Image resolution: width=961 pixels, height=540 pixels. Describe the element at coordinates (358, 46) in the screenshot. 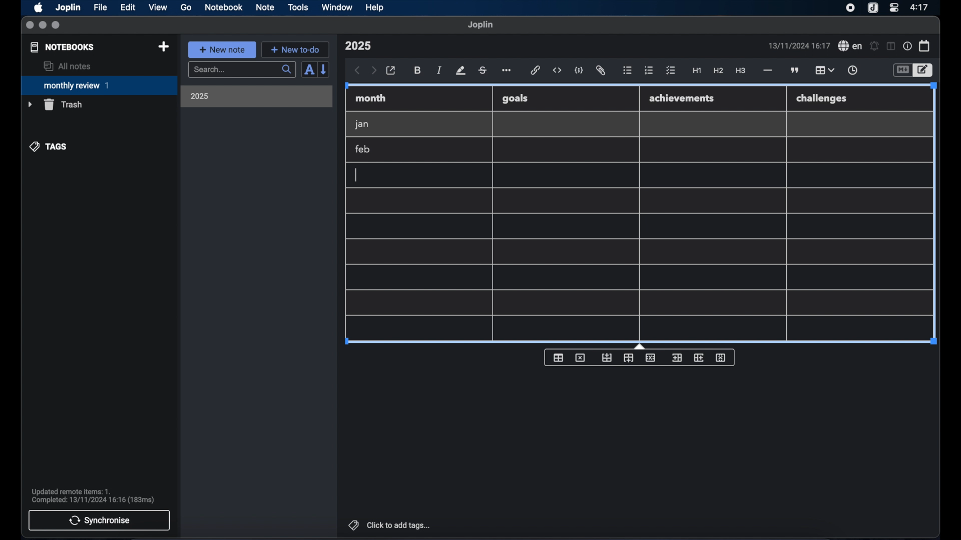

I see `note title` at that location.